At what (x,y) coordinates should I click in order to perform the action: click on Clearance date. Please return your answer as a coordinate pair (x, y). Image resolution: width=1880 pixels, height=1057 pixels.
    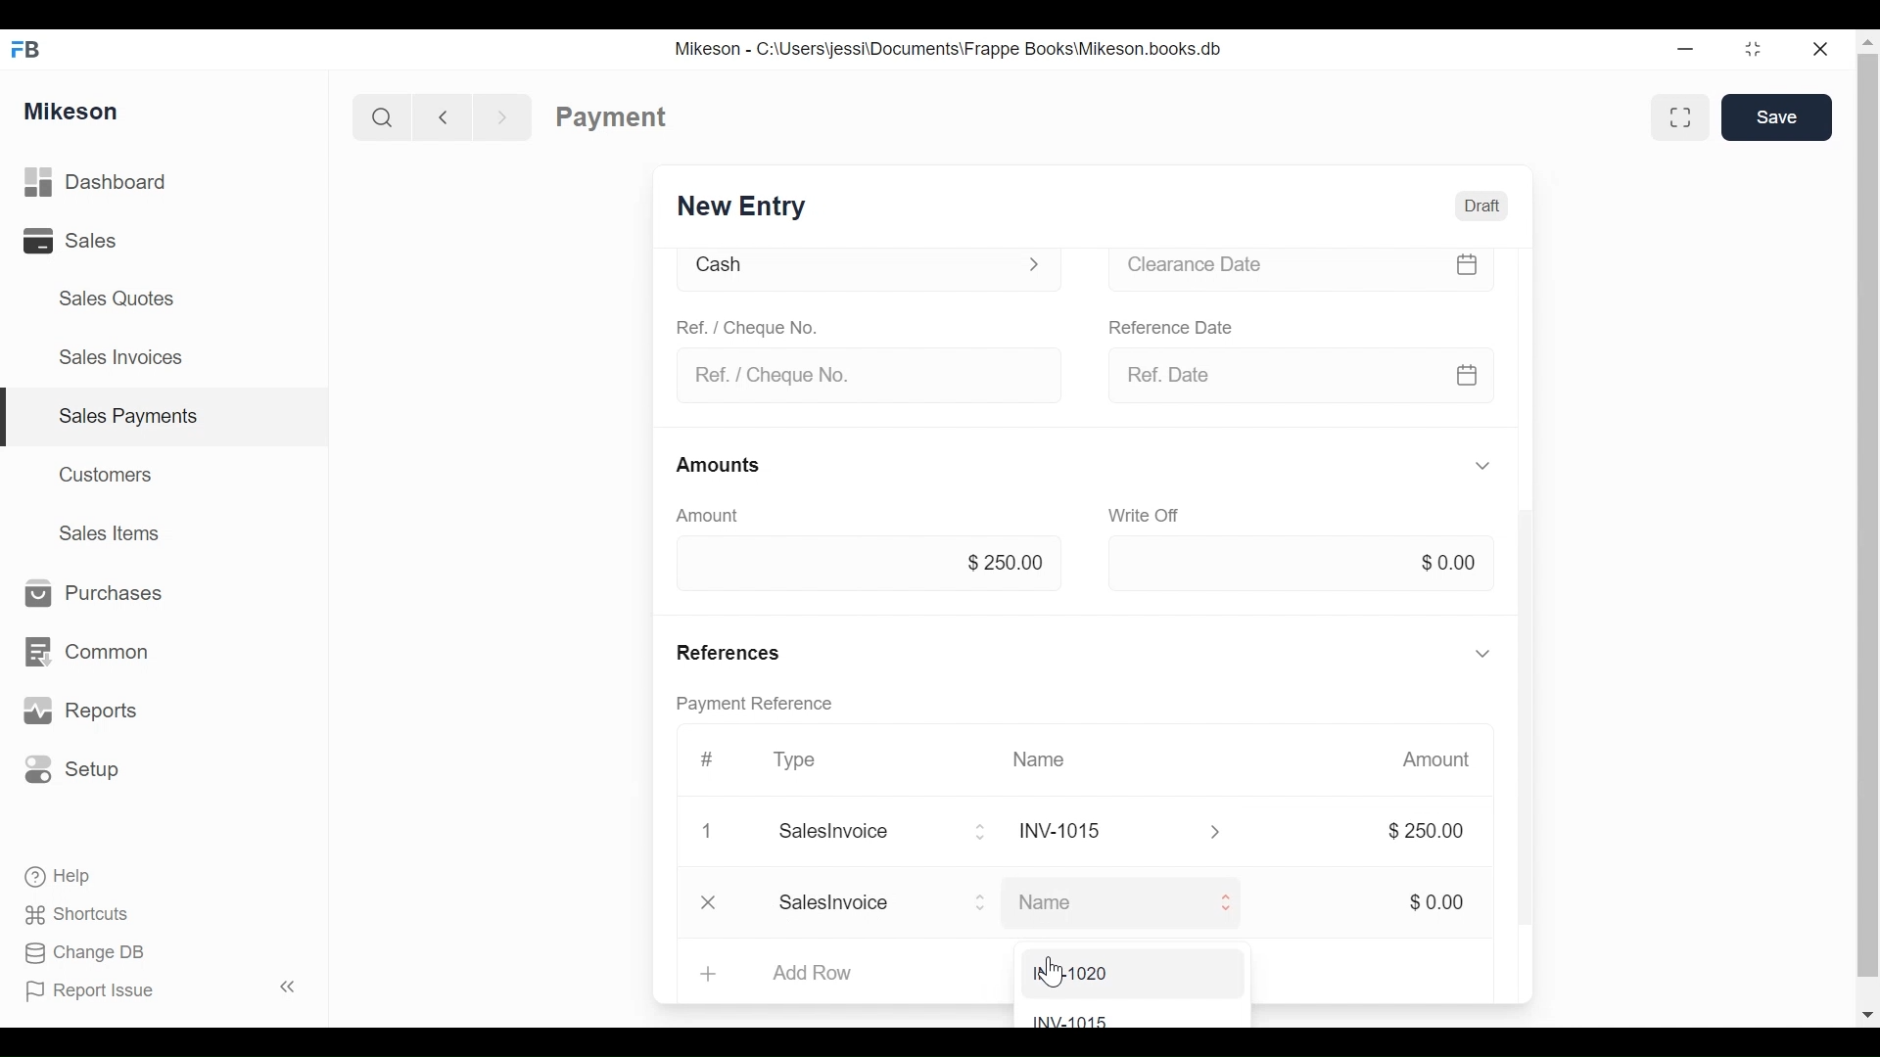
    Looking at the image, I should click on (1310, 269).